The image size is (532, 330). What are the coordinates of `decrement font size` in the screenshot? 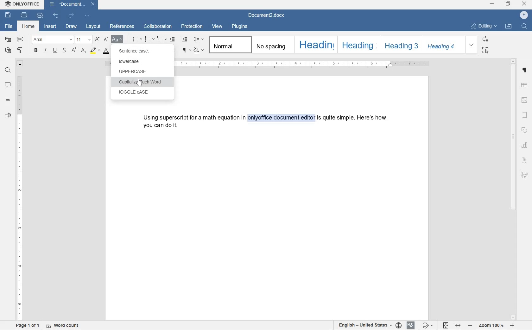 It's located at (106, 39).